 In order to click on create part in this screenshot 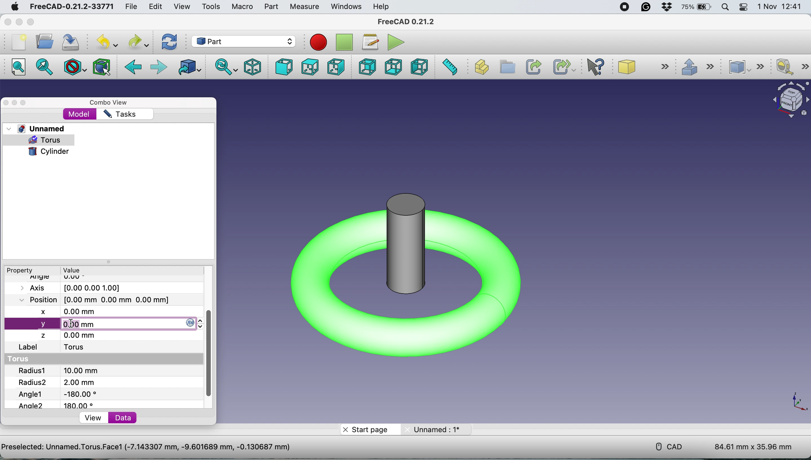, I will do `click(481, 68)`.